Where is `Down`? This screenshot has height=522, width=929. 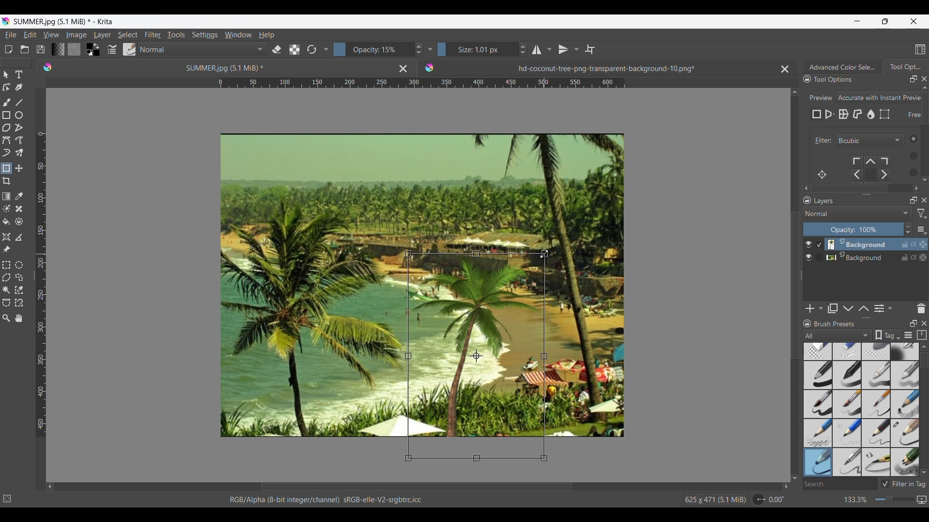 Down is located at coordinates (923, 178).